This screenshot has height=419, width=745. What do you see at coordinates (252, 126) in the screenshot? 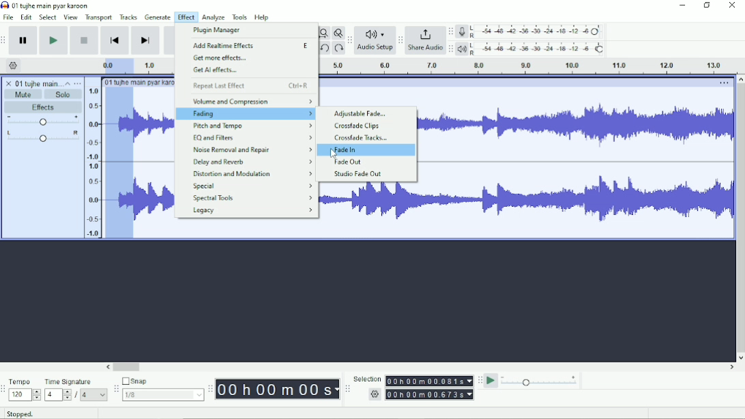
I see `Pitch and Tempo` at bounding box center [252, 126].